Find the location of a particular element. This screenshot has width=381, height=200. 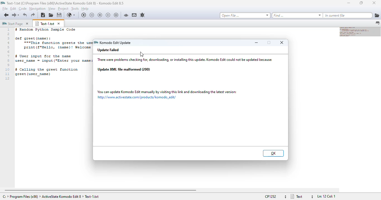

komodo community is located at coordinates (126, 15).